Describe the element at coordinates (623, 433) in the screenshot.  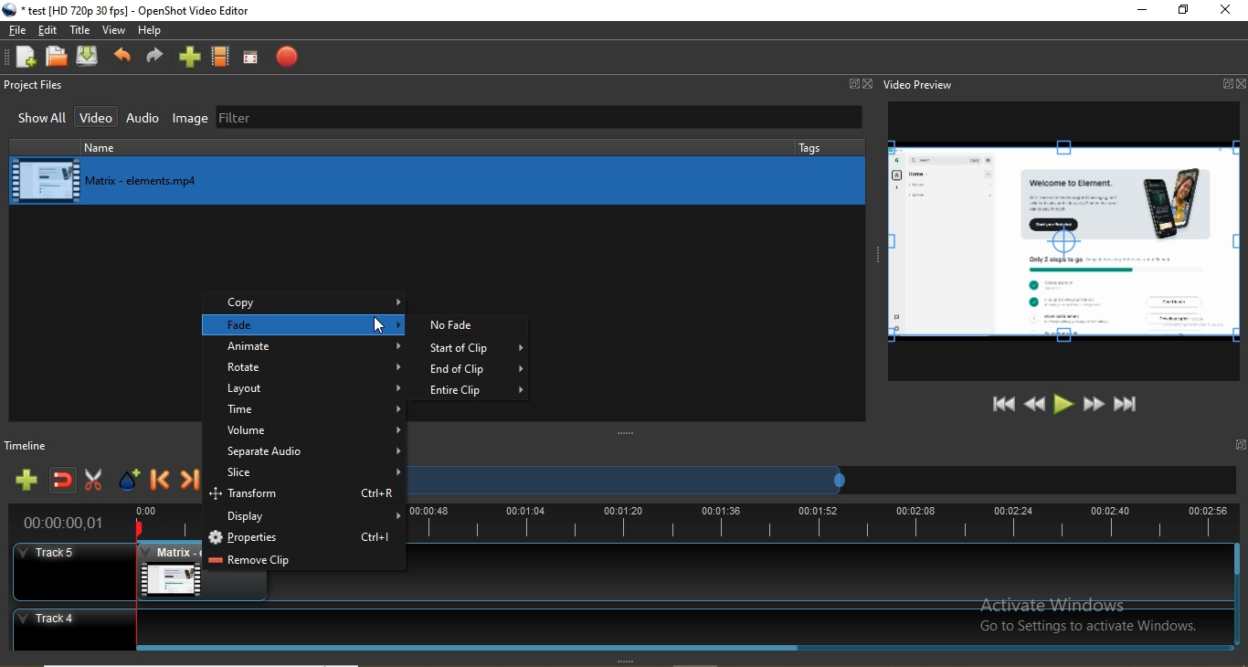
I see `adjust window` at that location.